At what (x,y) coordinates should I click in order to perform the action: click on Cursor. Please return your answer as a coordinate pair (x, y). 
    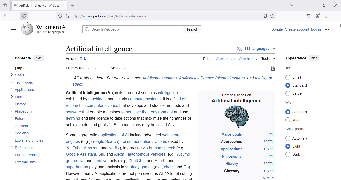
    Looking at the image, I should click on (27, 20).